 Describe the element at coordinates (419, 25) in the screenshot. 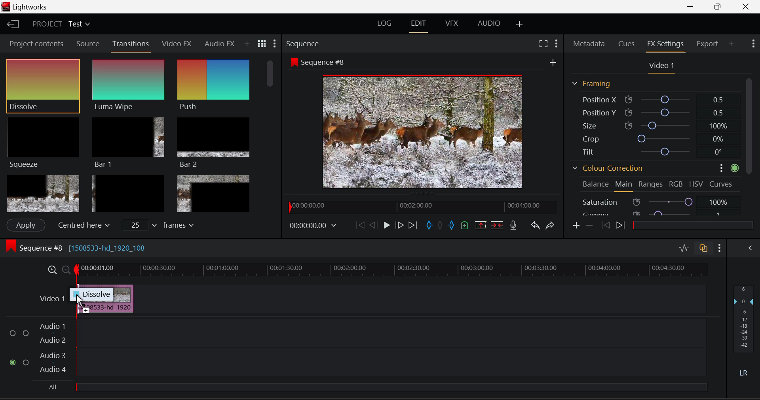

I see `EDIT Layout Open` at that location.